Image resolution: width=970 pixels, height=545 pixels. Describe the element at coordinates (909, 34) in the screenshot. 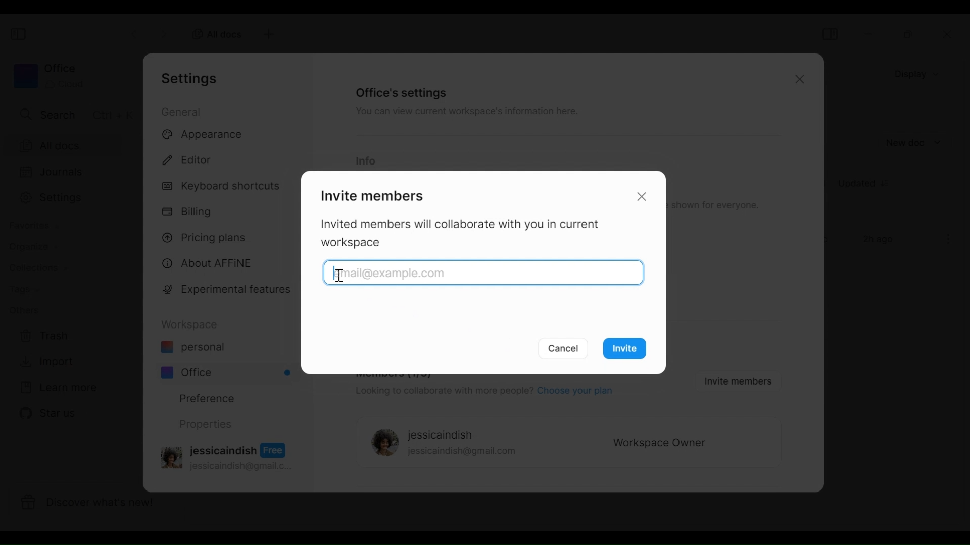

I see `restore` at that location.